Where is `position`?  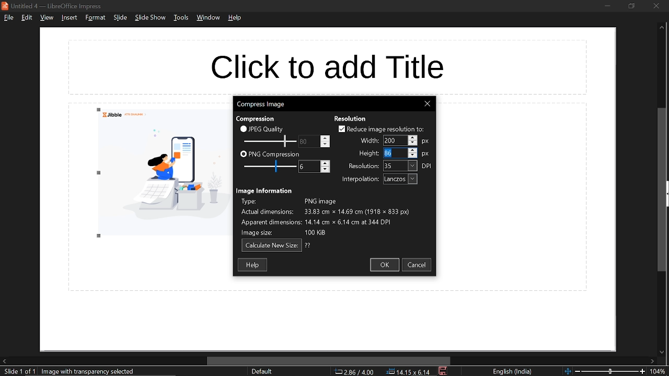 position is located at coordinates (408, 372).